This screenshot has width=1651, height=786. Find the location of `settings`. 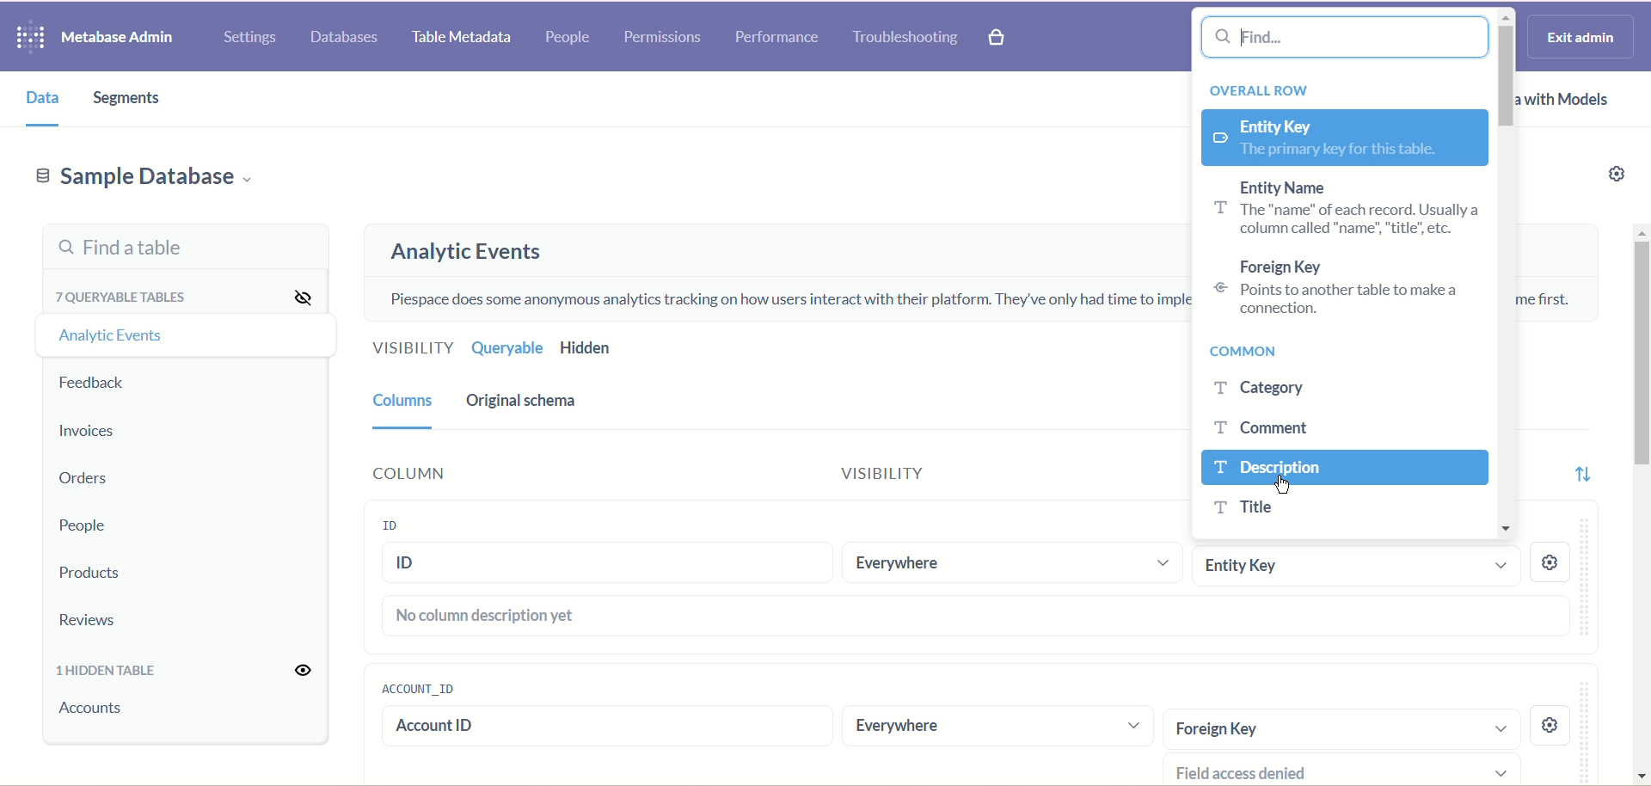

settings is located at coordinates (1603, 178).